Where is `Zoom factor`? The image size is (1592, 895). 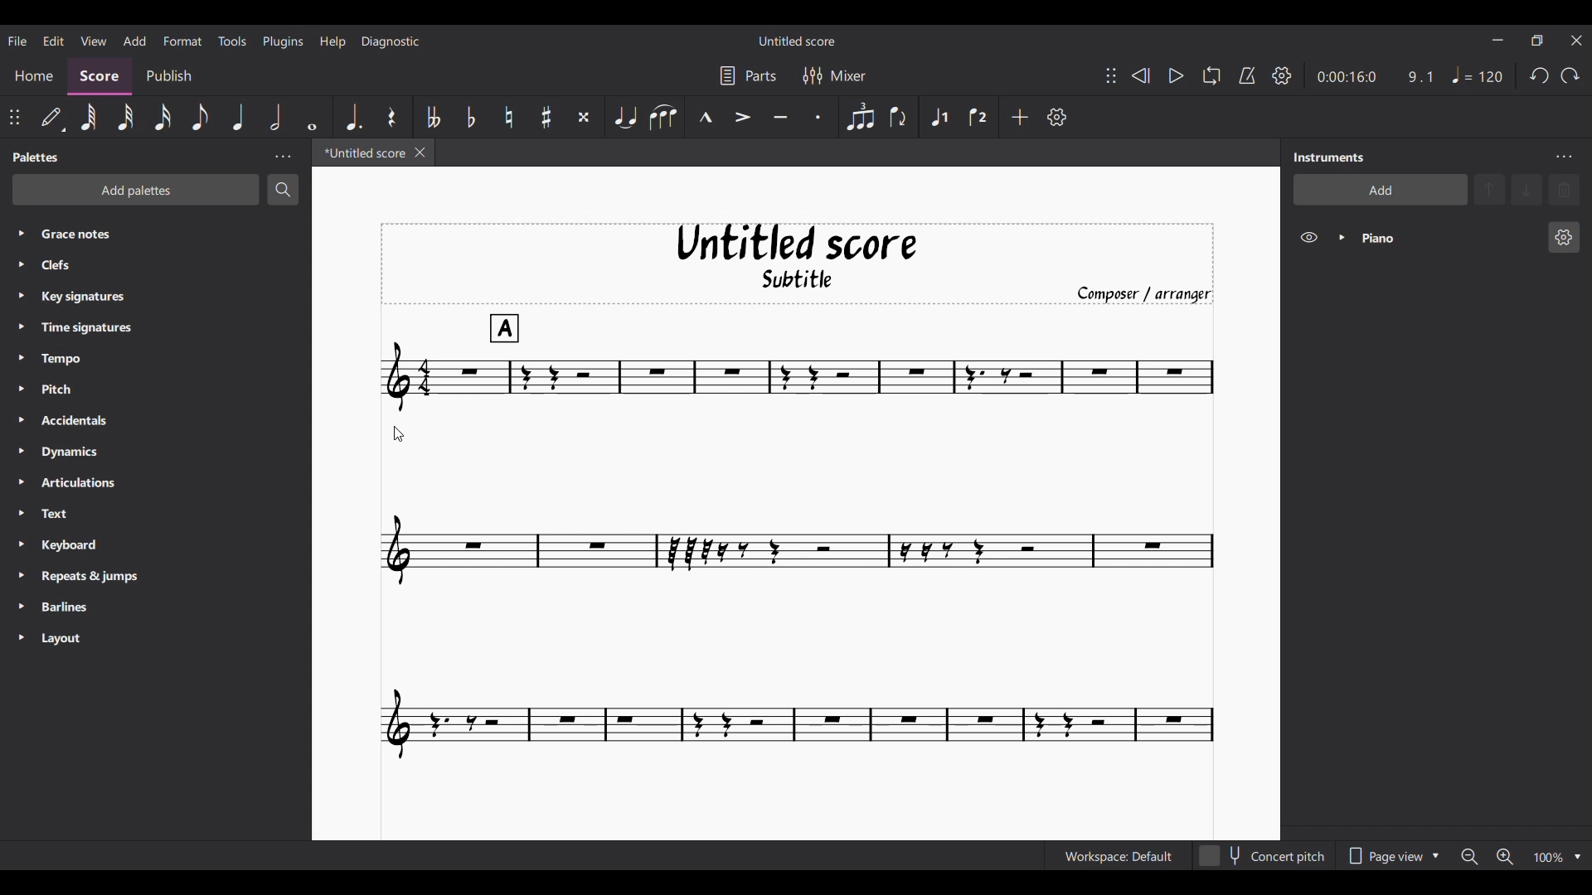 Zoom factor is located at coordinates (1549, 858).